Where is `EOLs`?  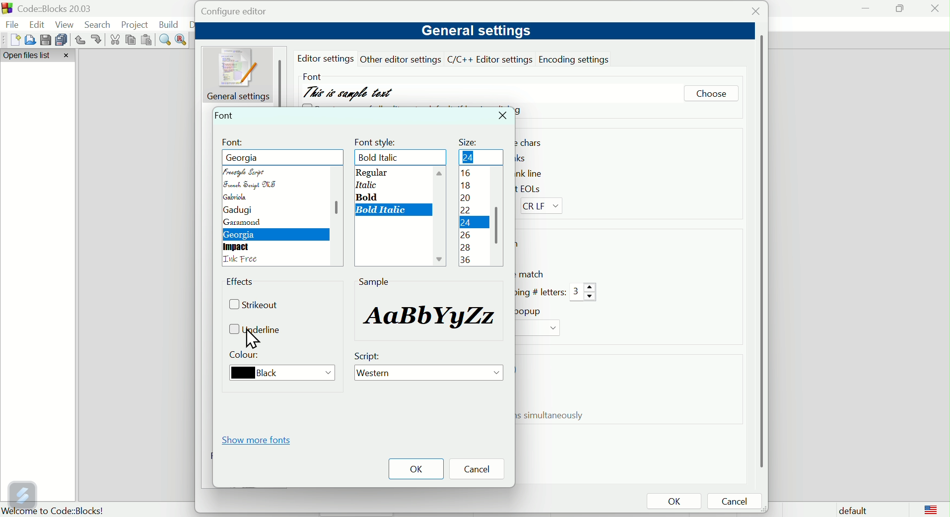
EOLs is located at coordinates (537, 188).